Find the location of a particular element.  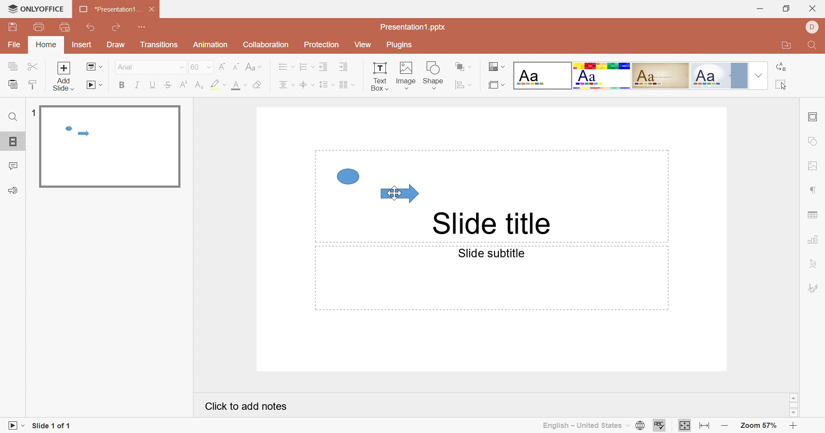

Customize Quick Access Toolbar is located at coordinates (142, 27).